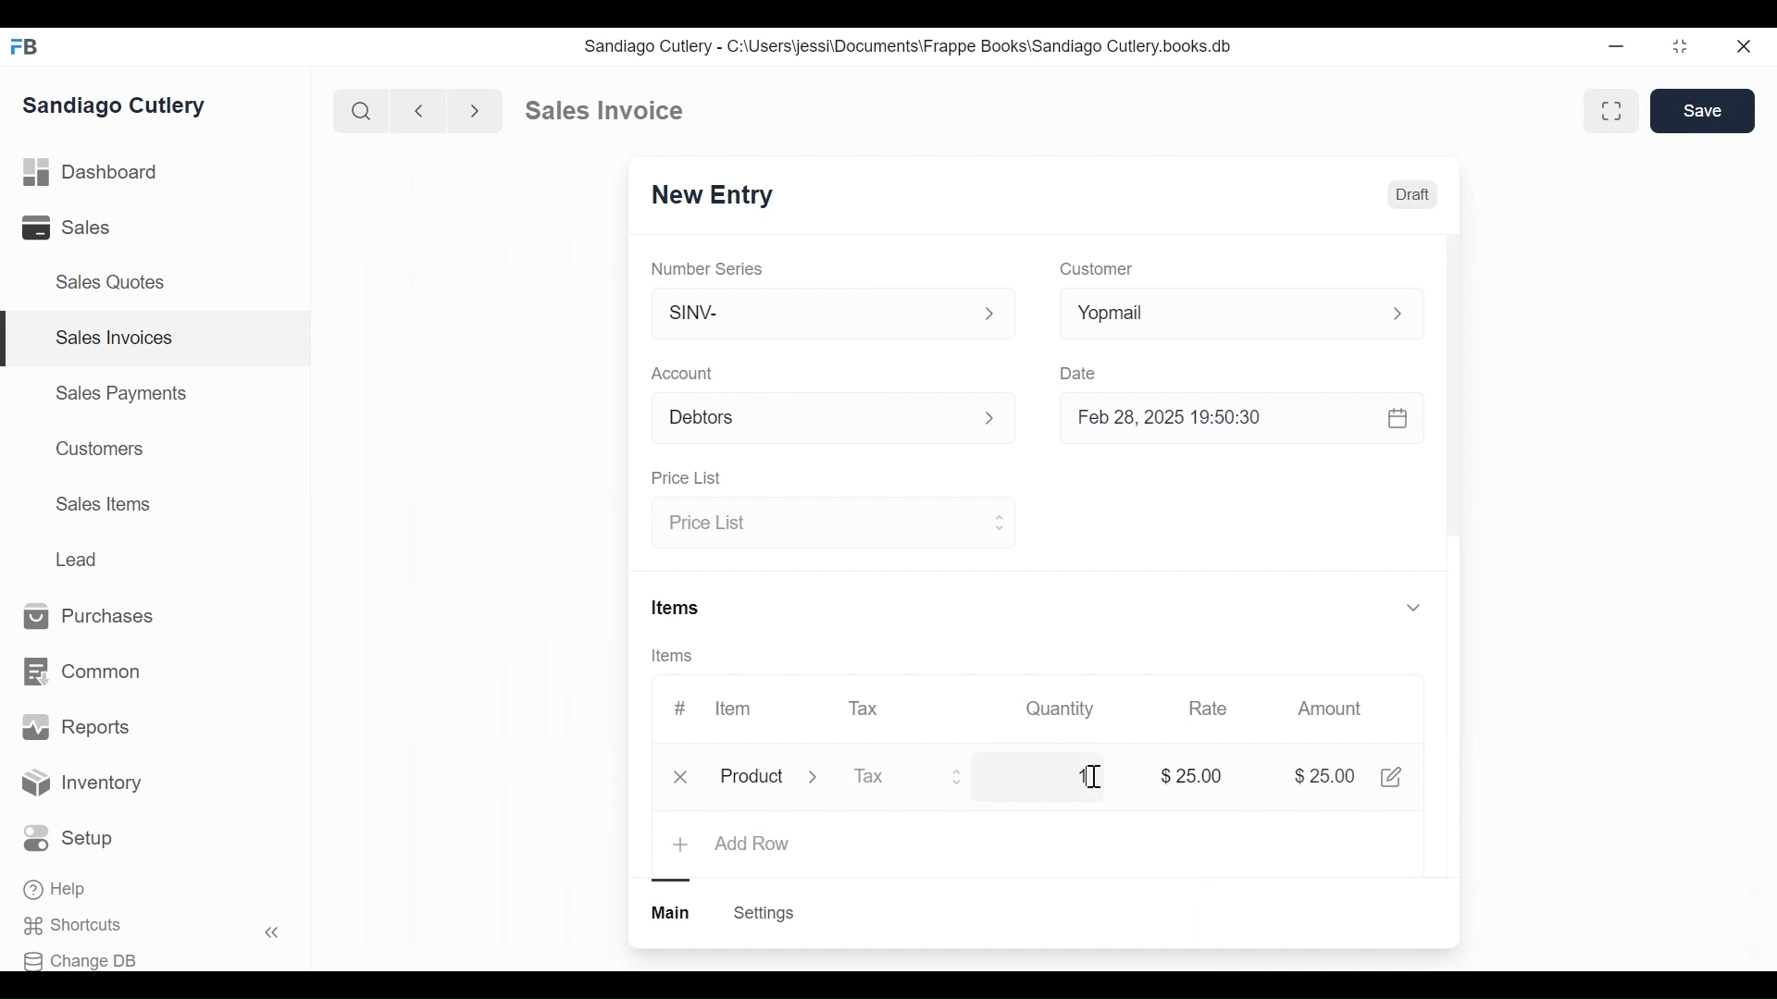  Describe the element at coordinates (476, 109) in the screenshot. I see `forward` at that location.